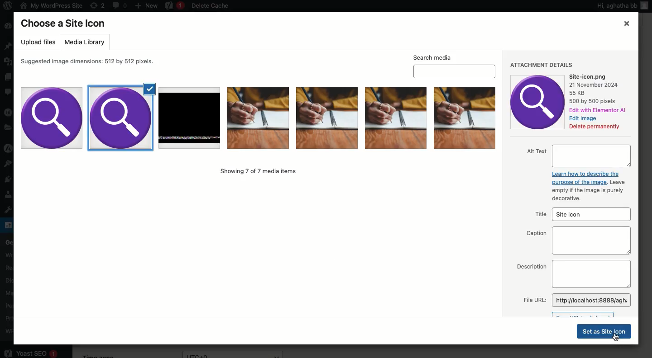 Image resolution: width=652 pixels, height=358 pixels. What do you see at coordinates (594, 127) in the screenshot?
I see `Delete permanently` at bounding box center [594, 127].